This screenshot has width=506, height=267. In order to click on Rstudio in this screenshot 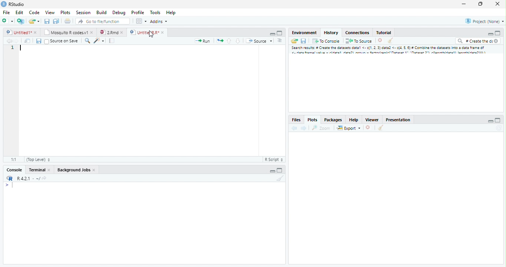, I will do `click(13, 4)`.